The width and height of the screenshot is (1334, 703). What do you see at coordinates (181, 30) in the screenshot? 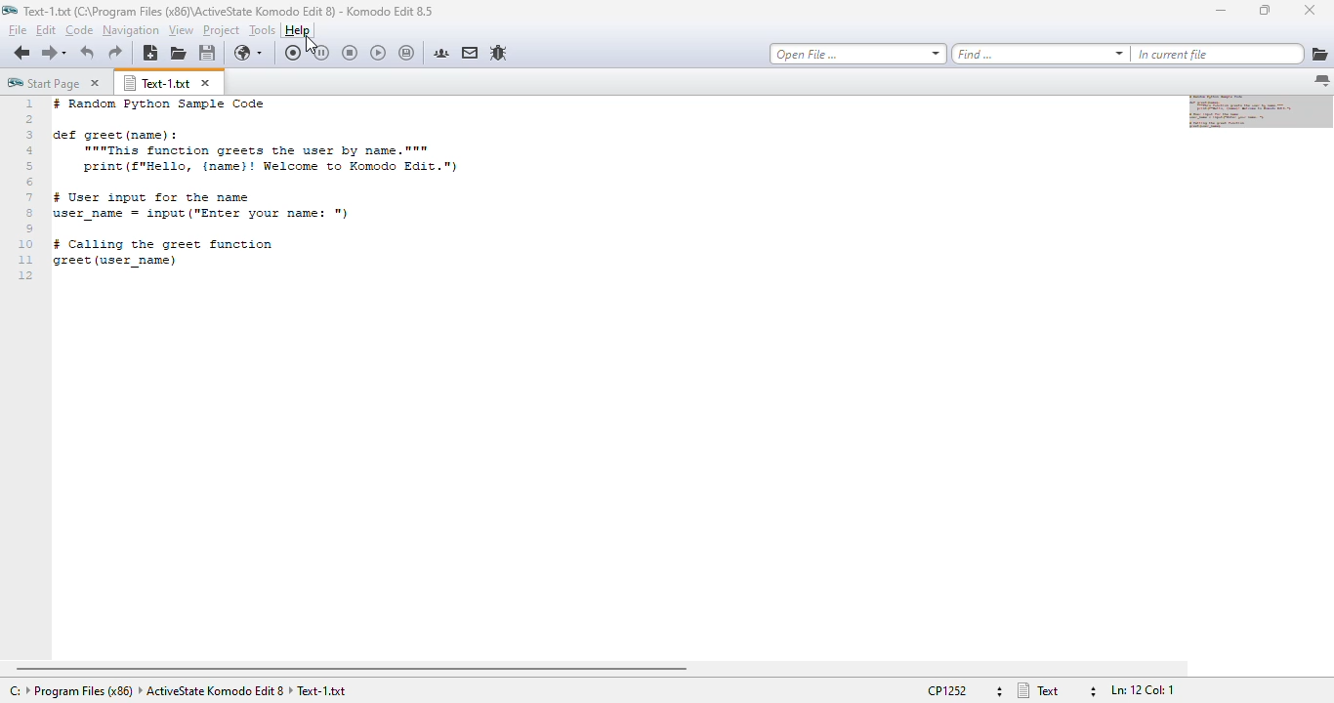
I see `view` at bounding box center [181, 30].